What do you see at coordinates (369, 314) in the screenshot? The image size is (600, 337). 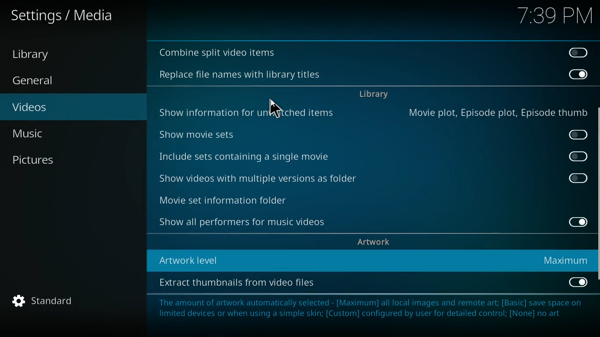 I see `message` at bounding box center [369, 314].